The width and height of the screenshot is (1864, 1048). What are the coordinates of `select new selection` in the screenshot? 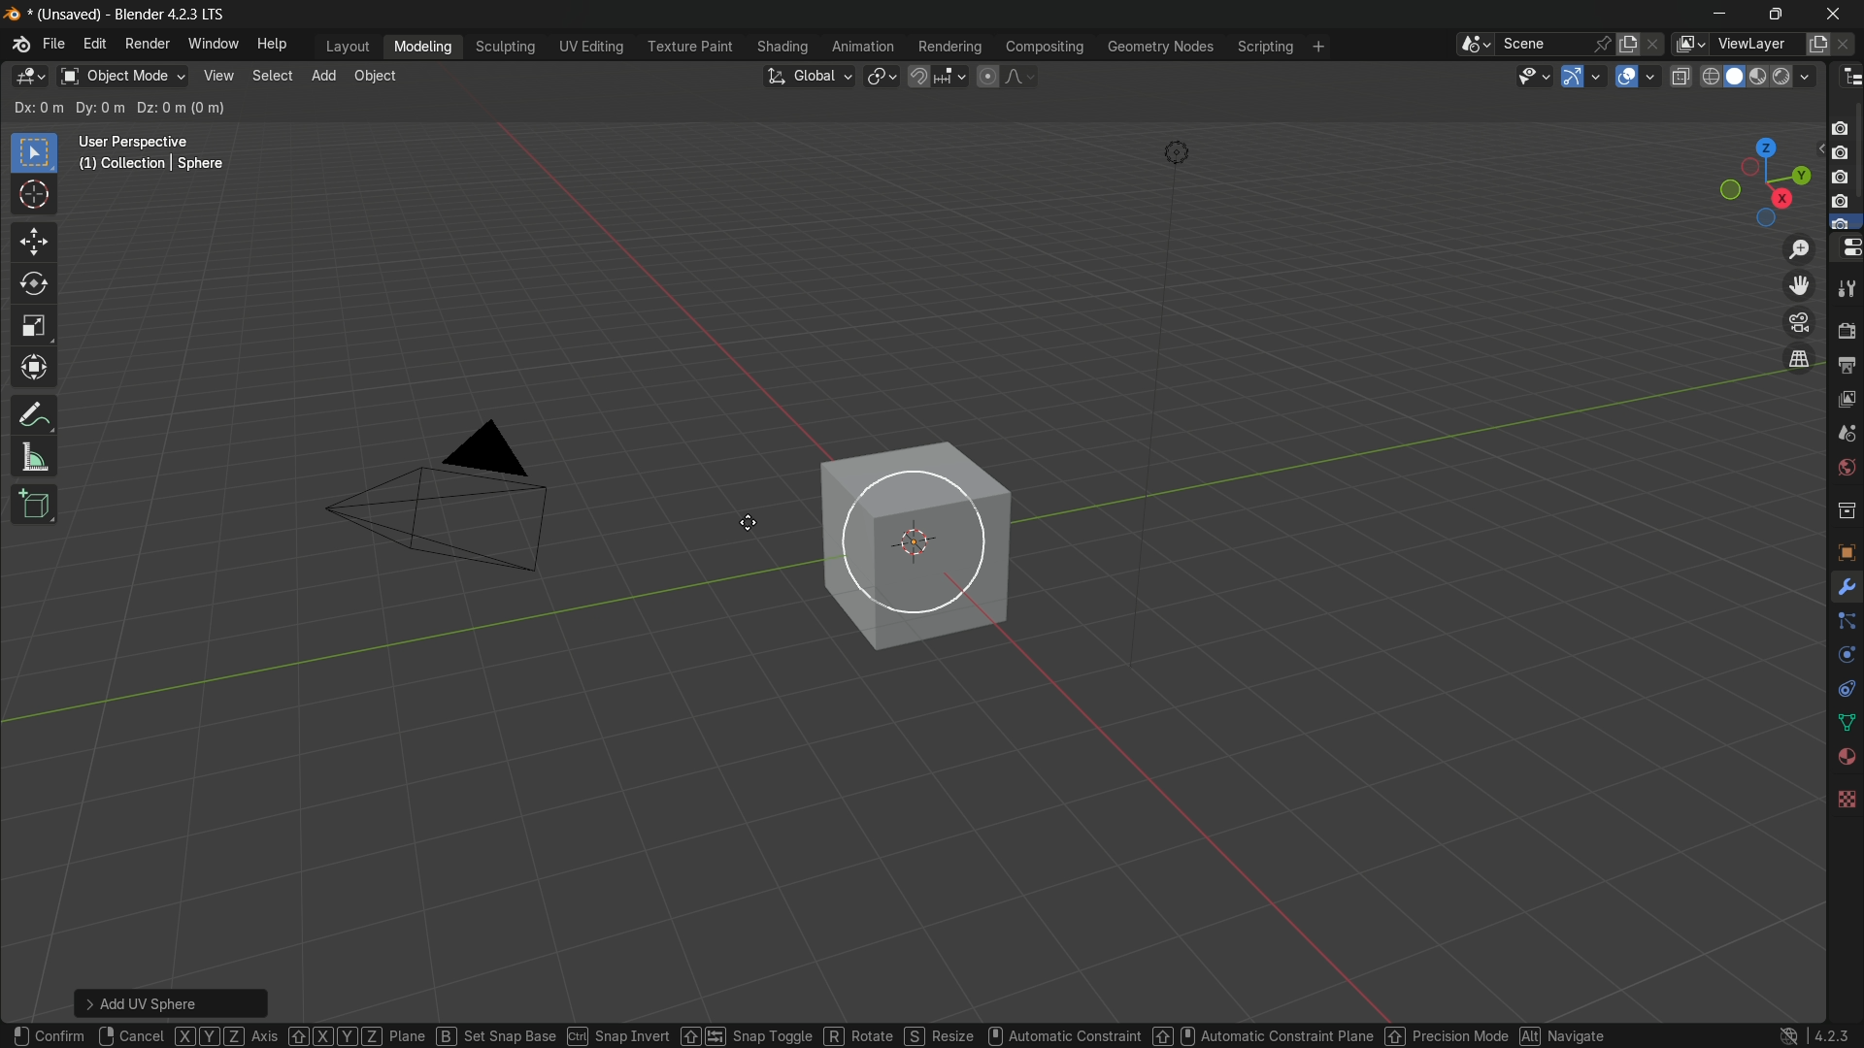 It's located at (20, 106).